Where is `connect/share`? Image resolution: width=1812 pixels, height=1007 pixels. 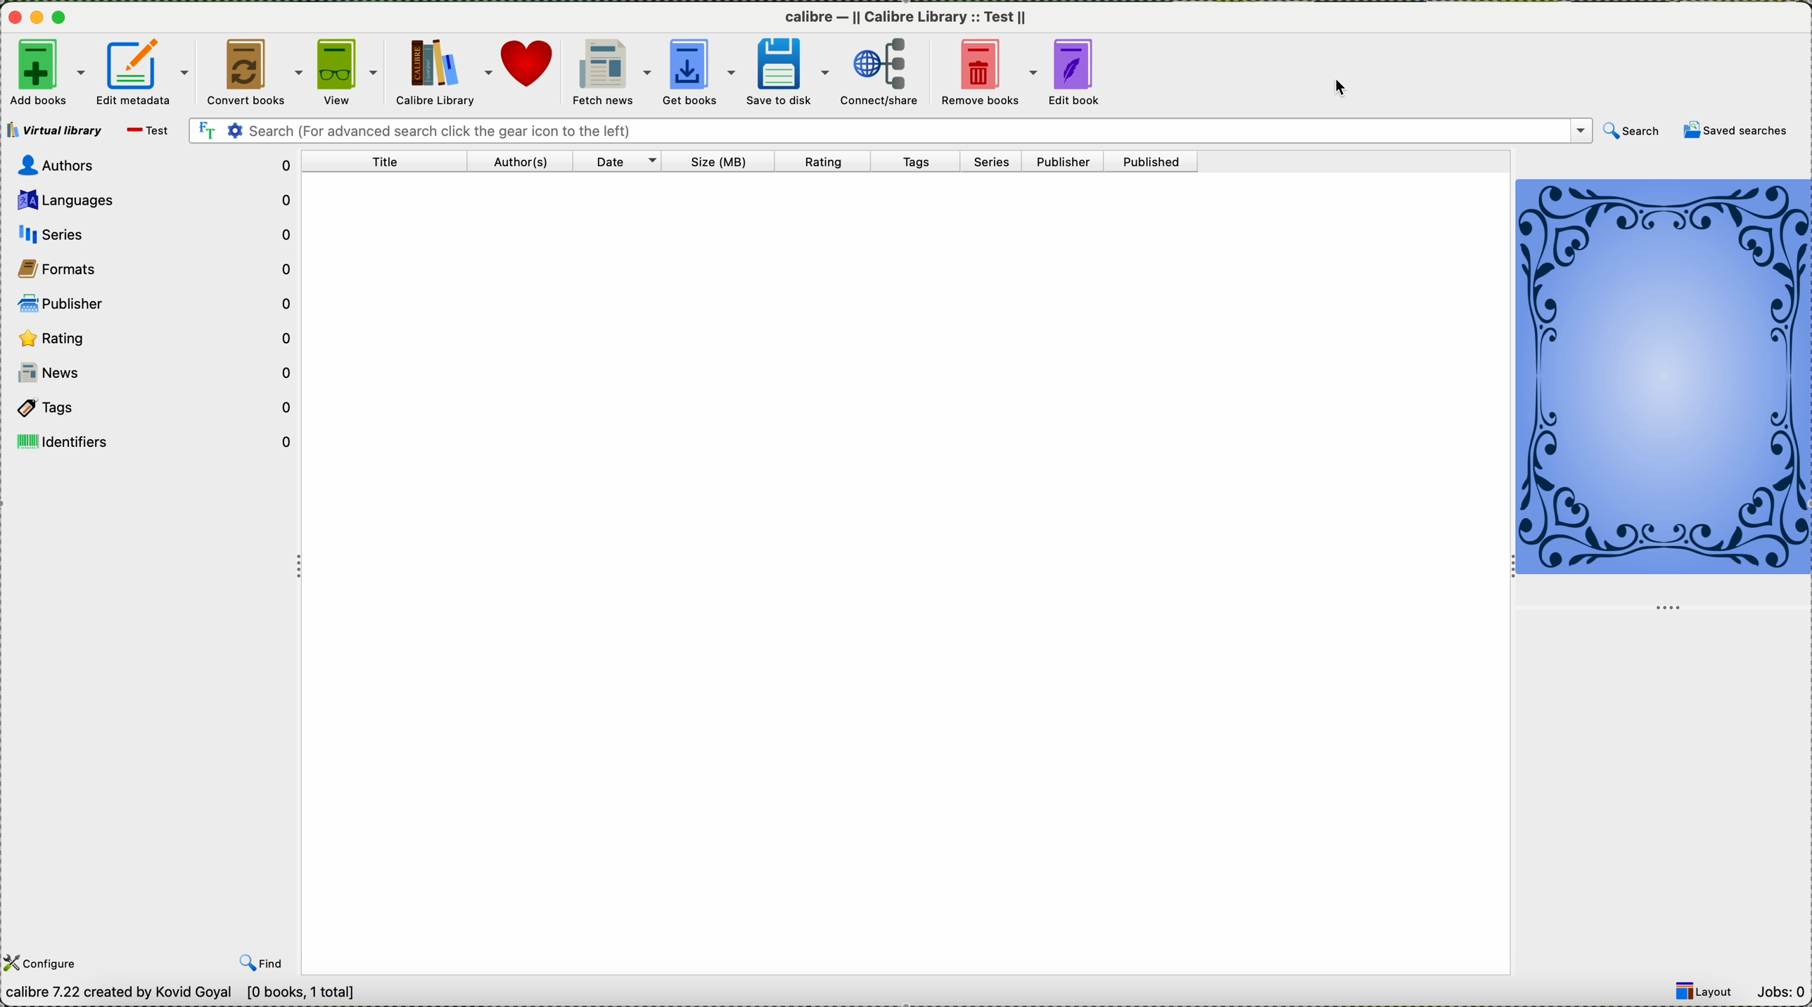
connect/share is located at coordinates (889, 73).